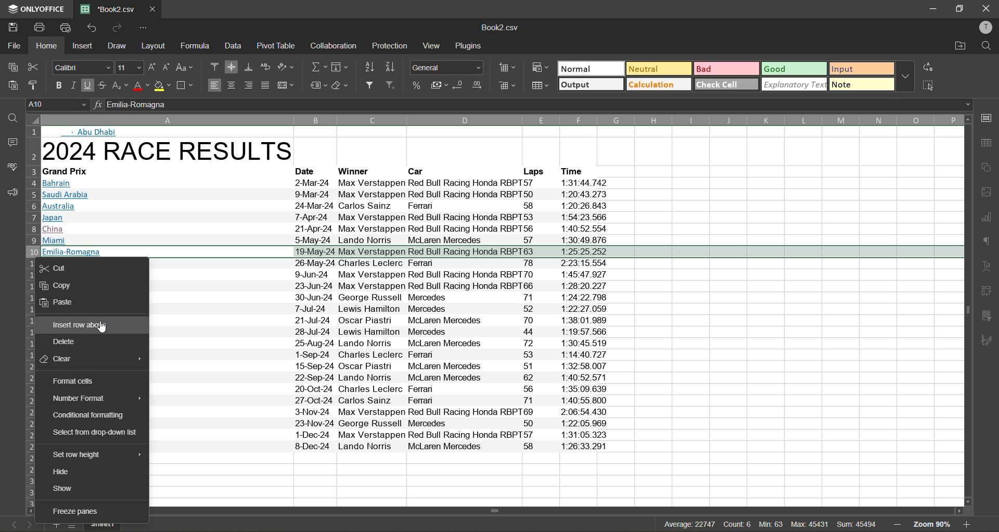 The width and height of the screenshot is (999, 532). I want to click on underline, so click(88, 85).